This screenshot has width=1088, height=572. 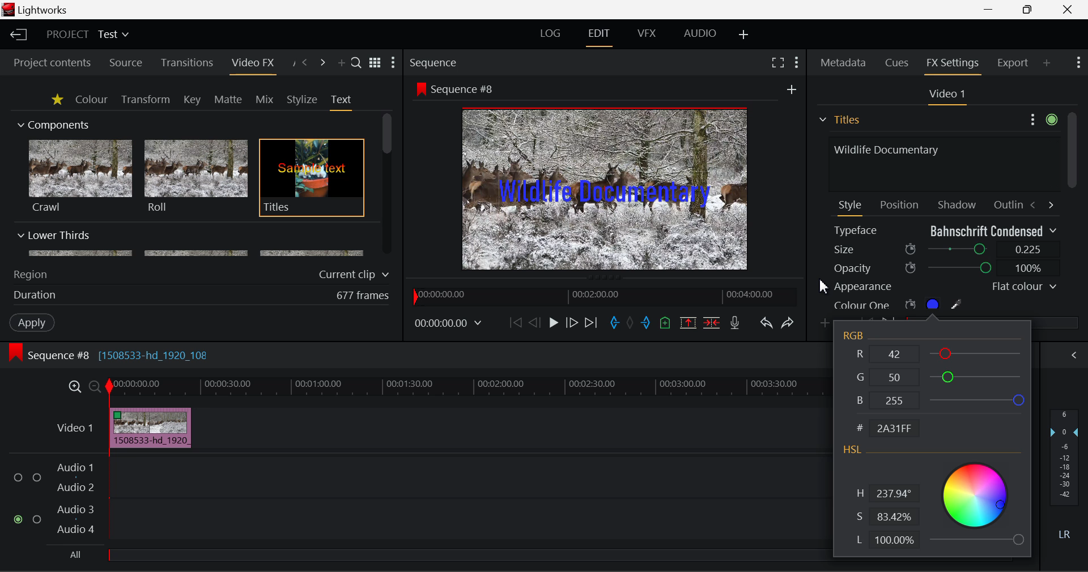 What do you see at coordinates (30, 275) in the screenshot?
I see `Region` at bounding box center [30, 275].